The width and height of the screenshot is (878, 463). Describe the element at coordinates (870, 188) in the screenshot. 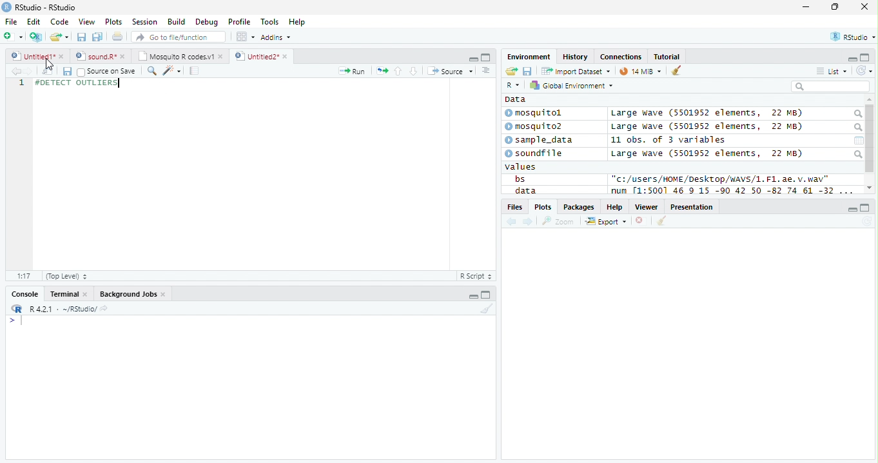

I see `scroll down` at that location.